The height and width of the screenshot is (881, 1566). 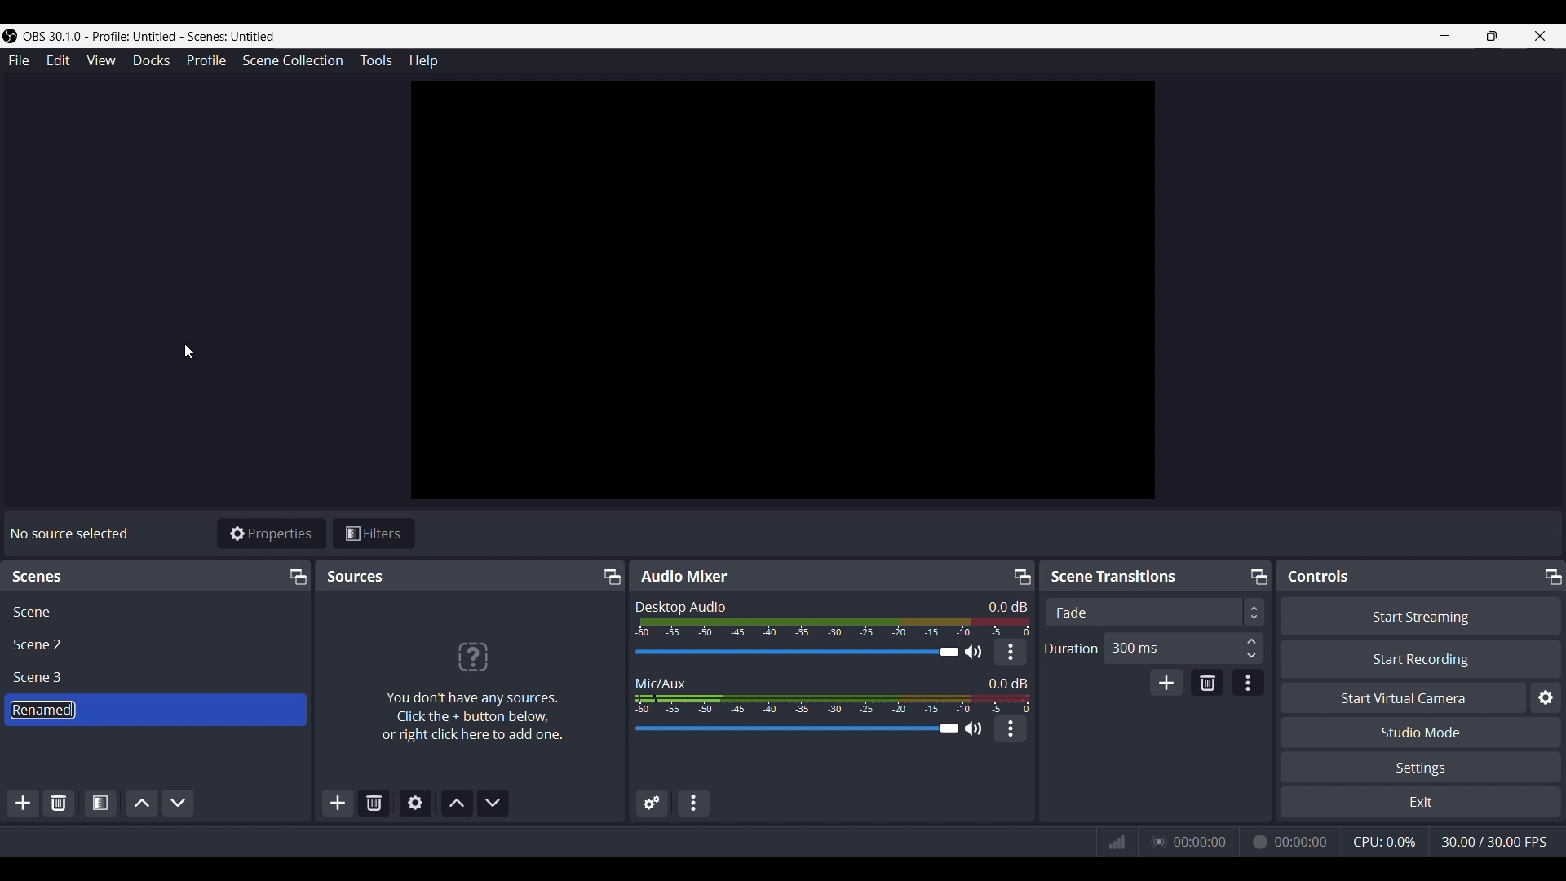 I want to click on Tools, so click(x=377, y=60).